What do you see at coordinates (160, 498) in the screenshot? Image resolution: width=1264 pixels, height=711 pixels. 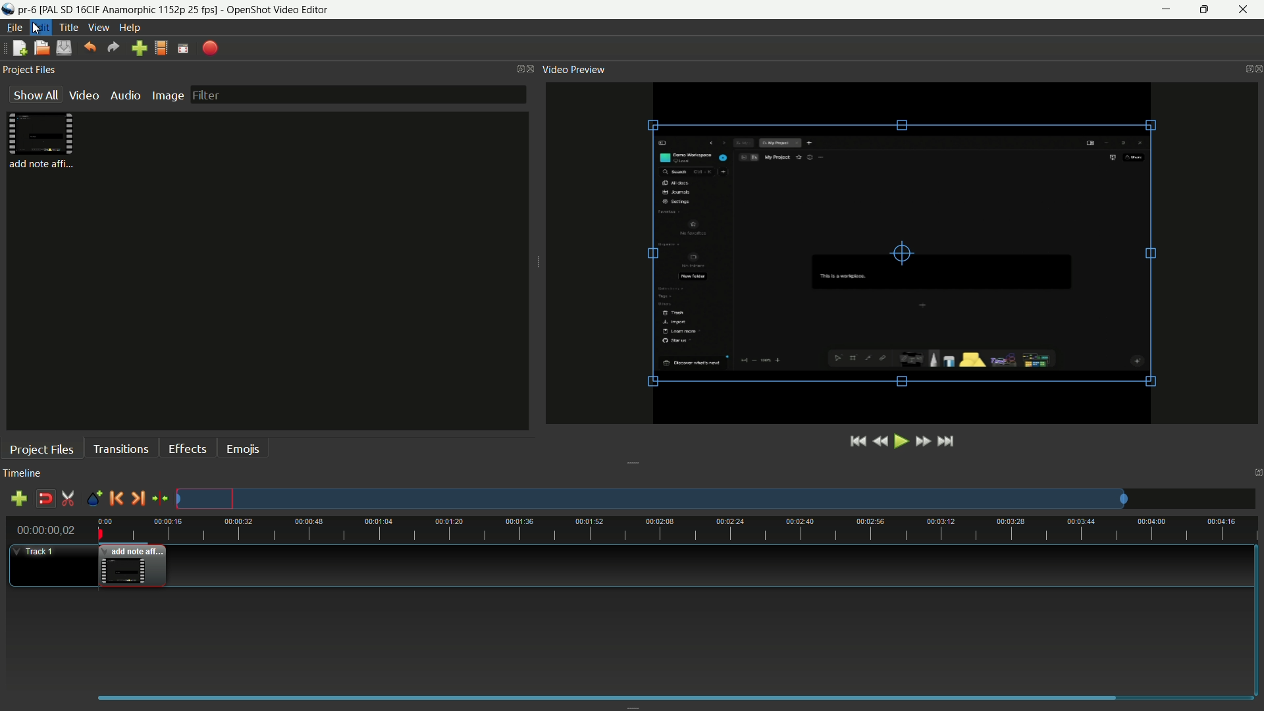 I see `center the timeline on the playhead` at bounding box center [160, 498].